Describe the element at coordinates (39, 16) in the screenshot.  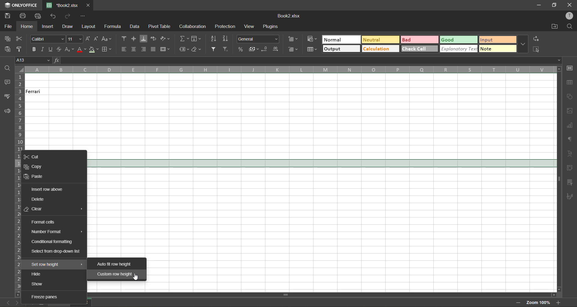
I see `quick print` at that location.